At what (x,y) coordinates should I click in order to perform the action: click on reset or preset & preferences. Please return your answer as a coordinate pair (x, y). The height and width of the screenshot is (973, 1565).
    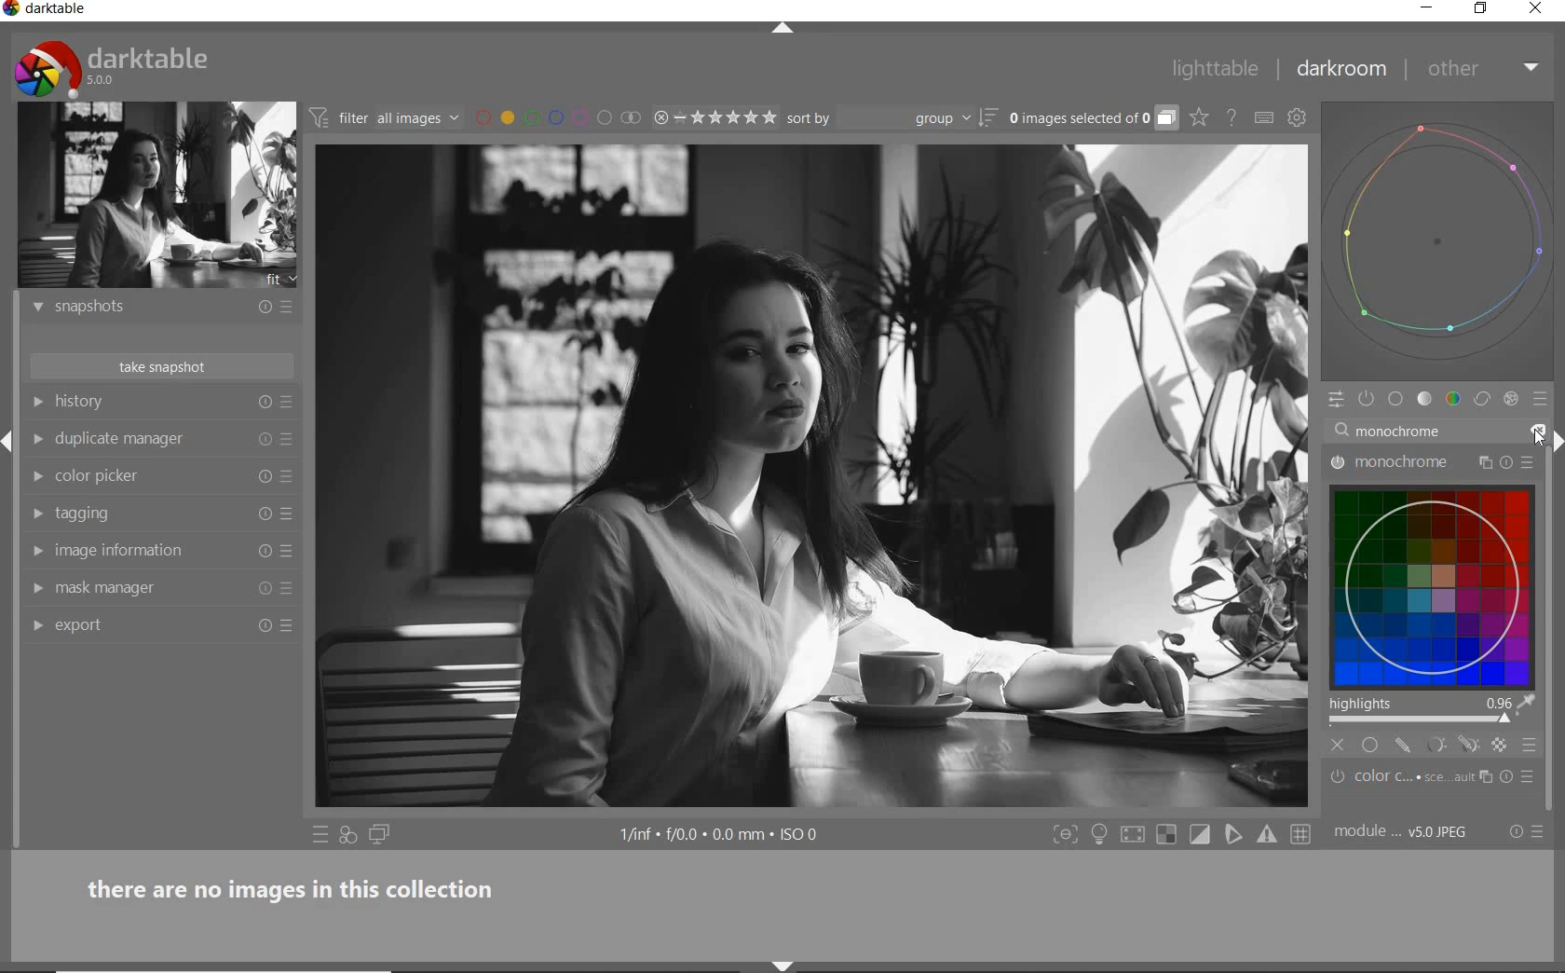
    Looking at the image, I should click on (1529, 832).